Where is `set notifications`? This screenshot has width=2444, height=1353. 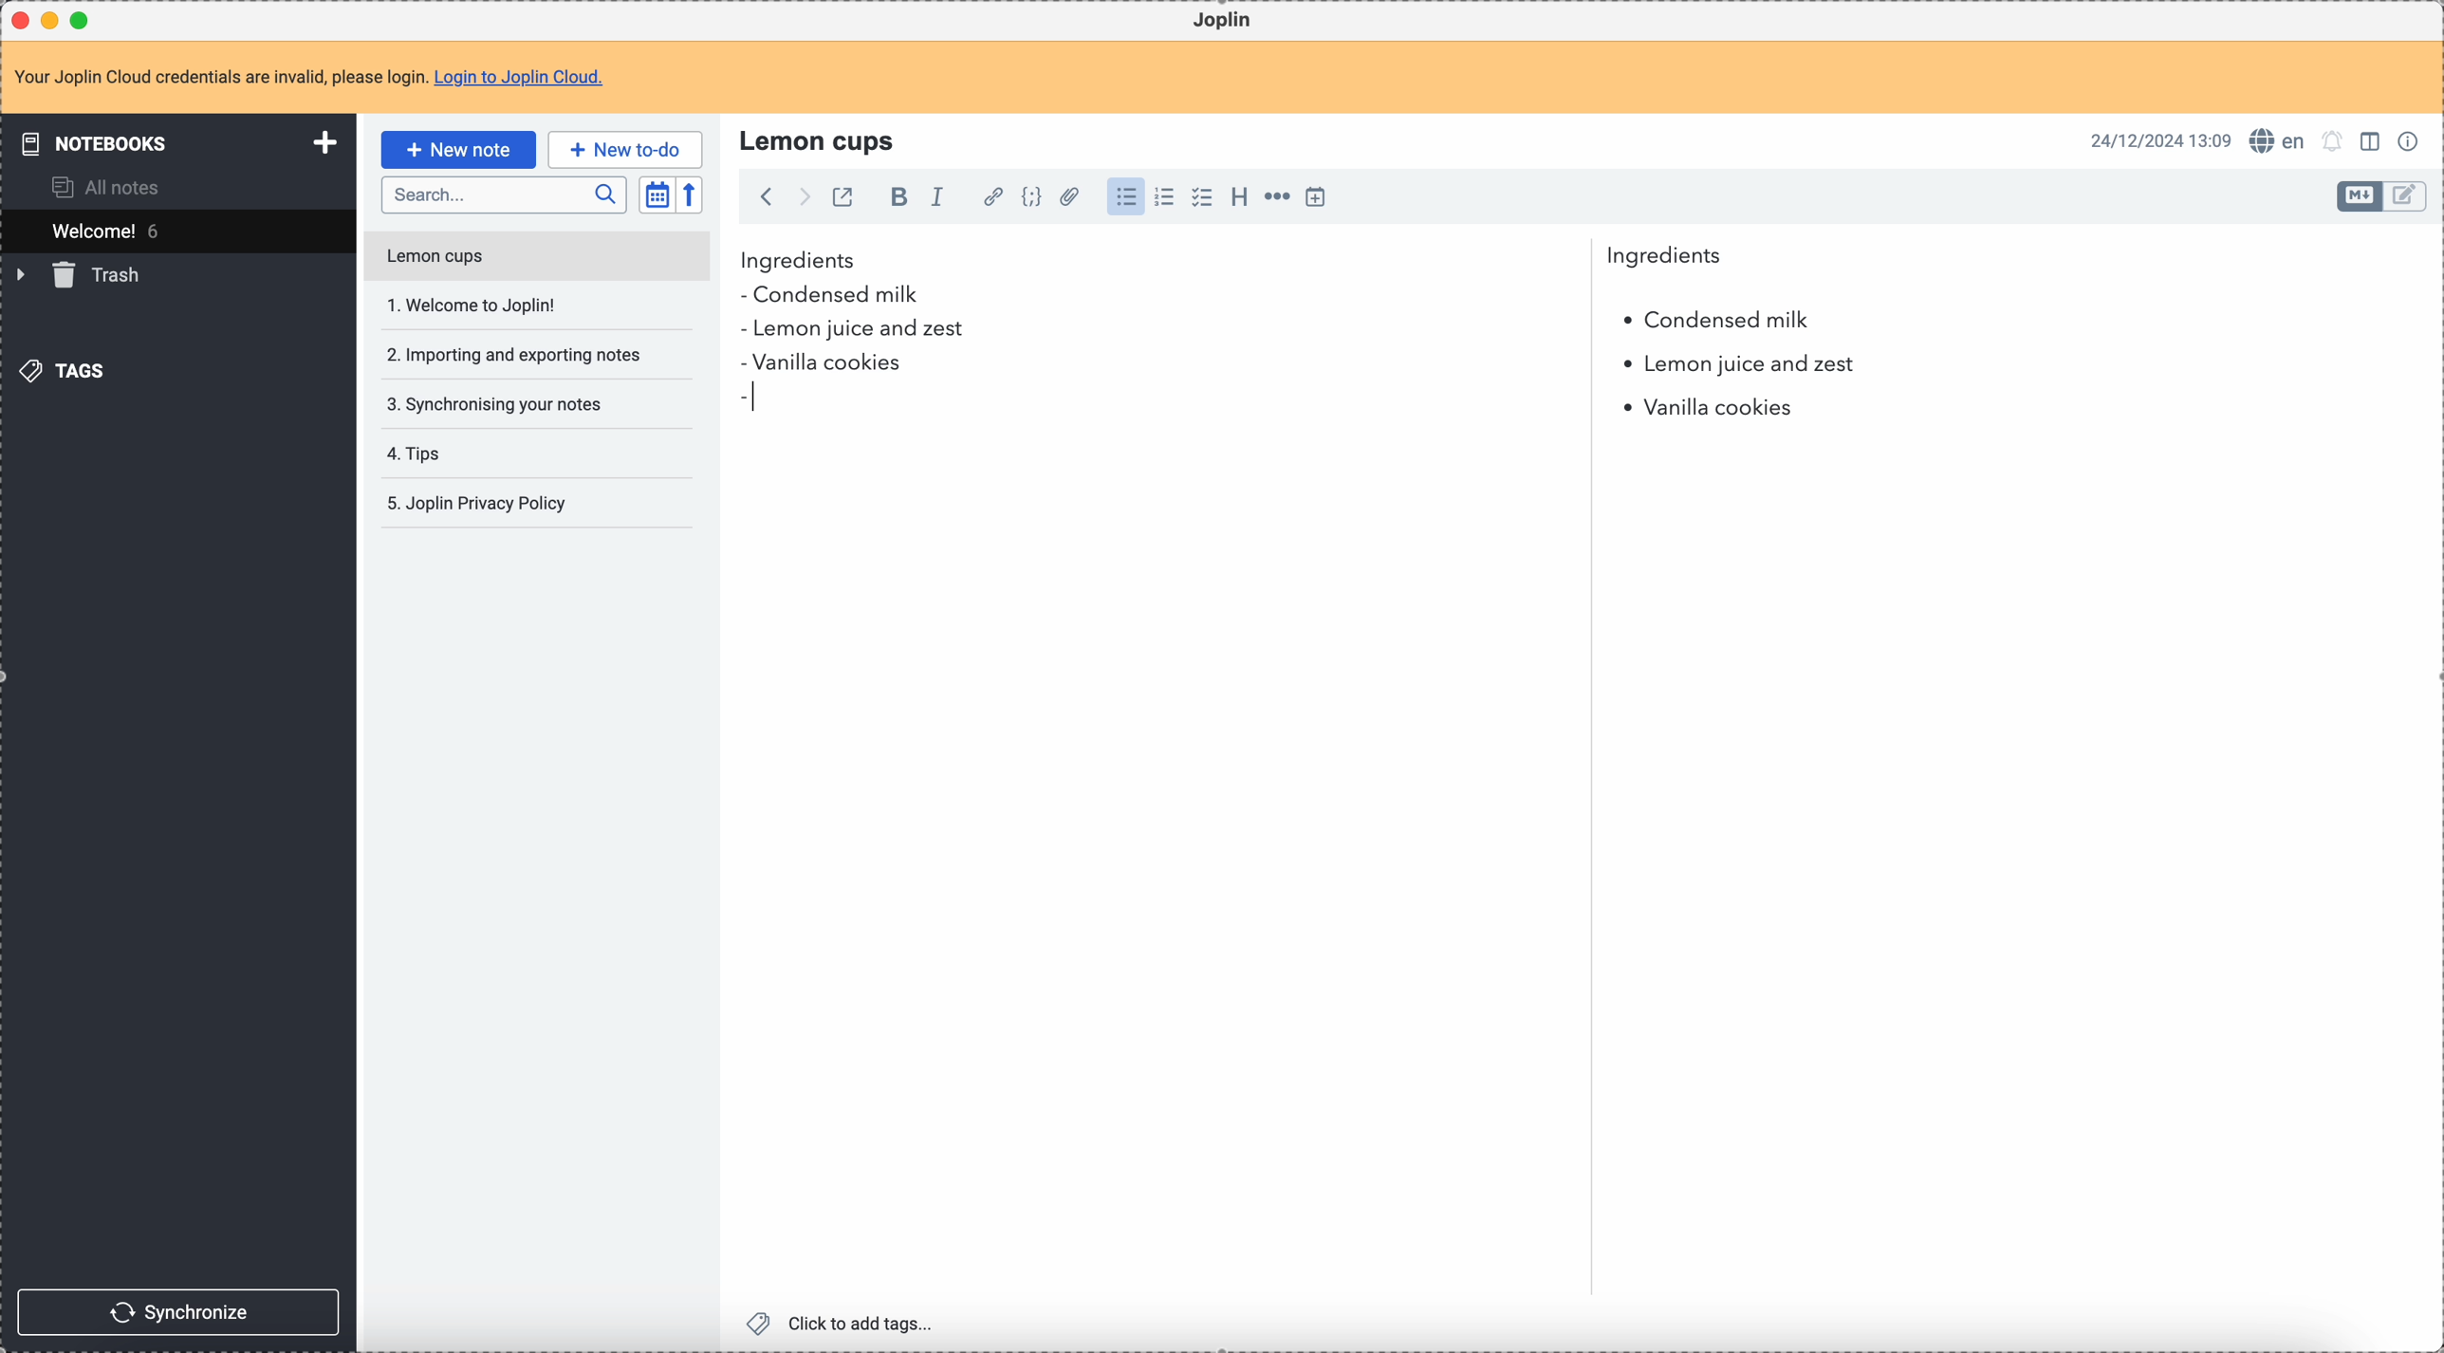
set notifications is located at coordinates (2333, 140).